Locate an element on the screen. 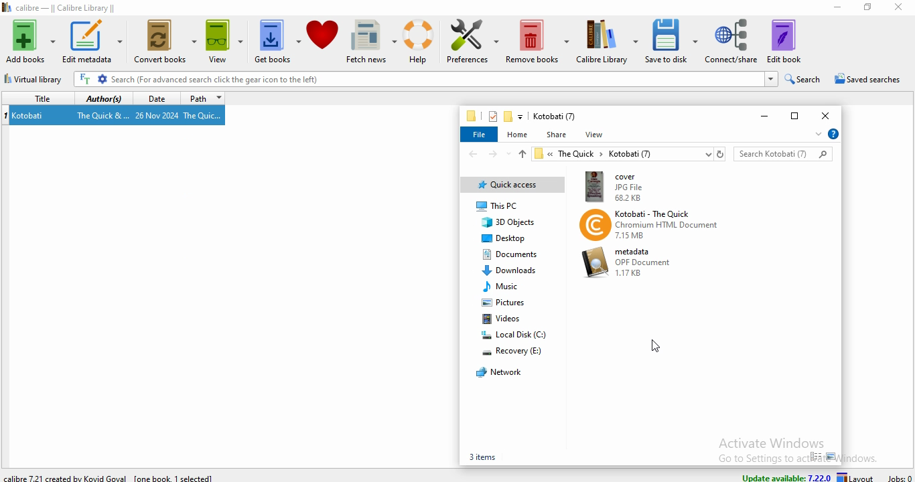 This screenshot has height=482, width=915. 26 Nov 2024 is located at coordinates (157, 116).